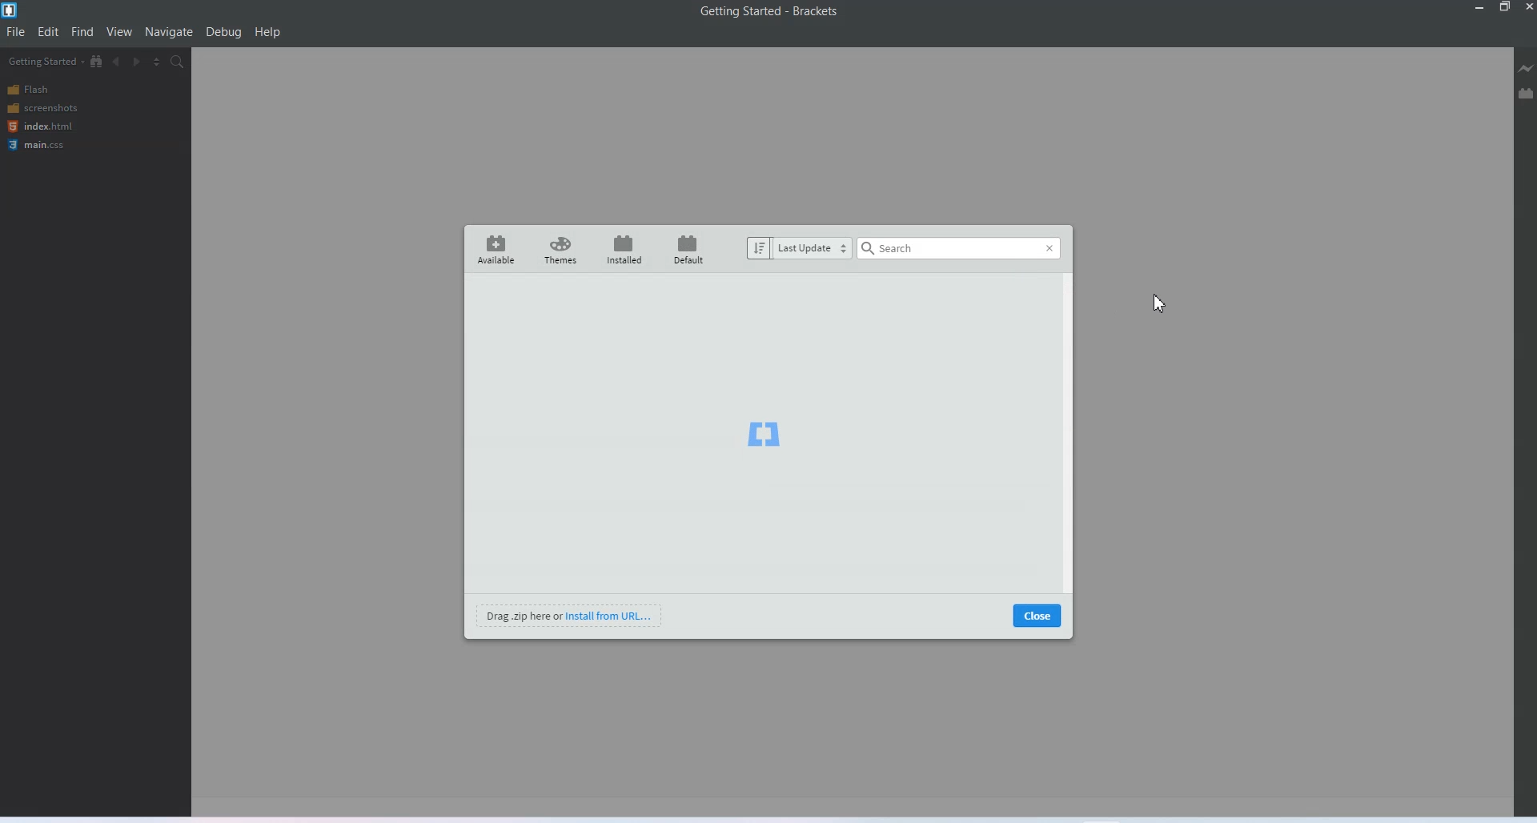  What do you see at coordinates (170, 32) in the screenshot?
I see `Navigate` at bounding box center [170, 32].